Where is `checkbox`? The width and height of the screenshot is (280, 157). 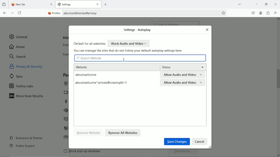 checkbox is located at coordinates (65, 151).